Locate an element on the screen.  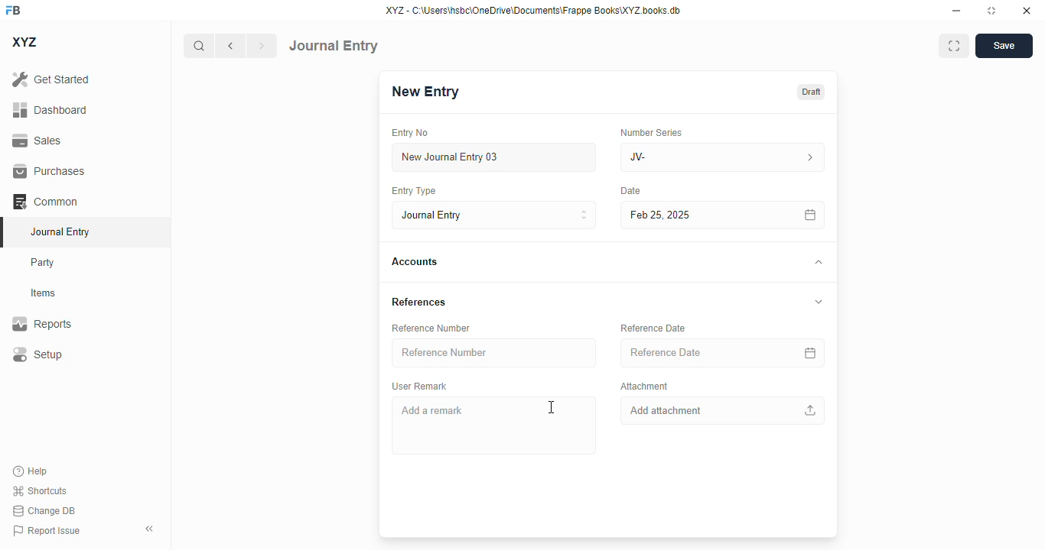
save is located at coordinates (1004, 46).